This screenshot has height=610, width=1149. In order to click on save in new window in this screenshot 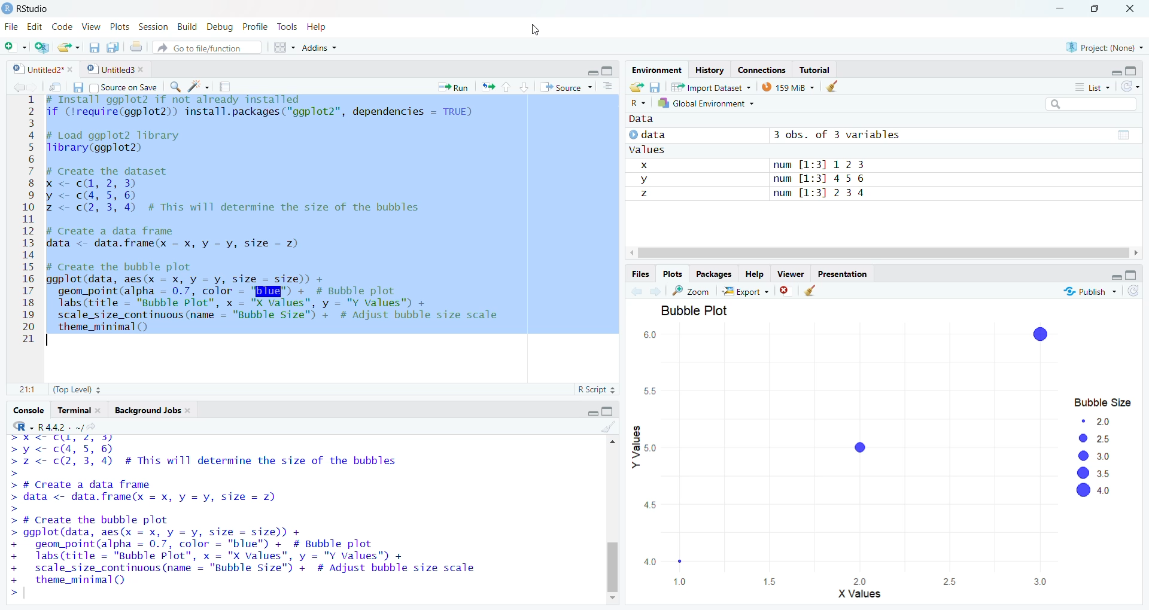, I will do `click(51, 84)`.